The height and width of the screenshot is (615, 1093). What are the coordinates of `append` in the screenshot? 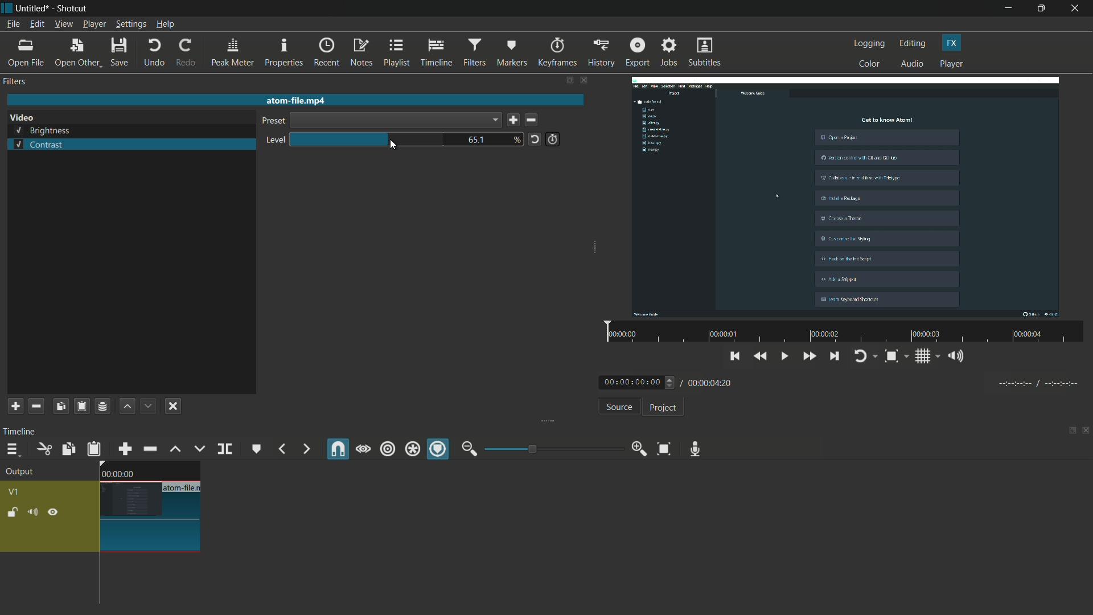 It's located at (124, 449).